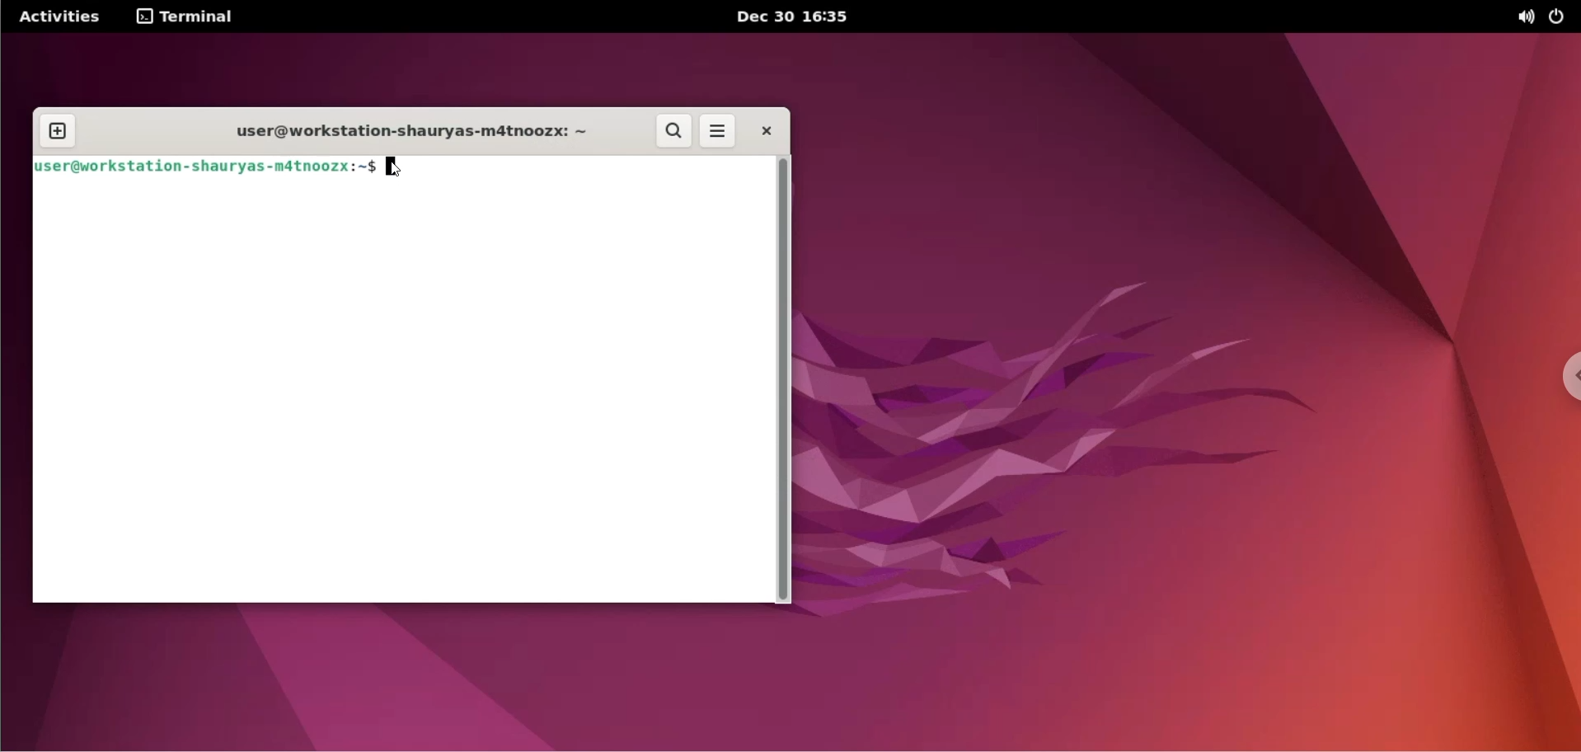 The image size is (1581, 752). What do you see at coordinates (795, 16) in the screenshot?
I see `Dec 30 16:35` at bounding box center [795, 16].